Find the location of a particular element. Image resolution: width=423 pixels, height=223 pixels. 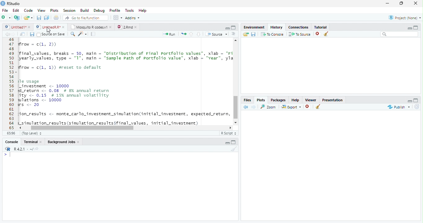

Save current file is located at coordinates (38, 18).